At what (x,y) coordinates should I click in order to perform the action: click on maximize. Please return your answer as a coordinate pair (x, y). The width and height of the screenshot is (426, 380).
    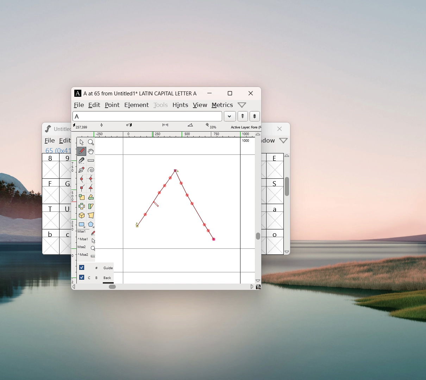
    Looking at the image, I should click on (230, 93).